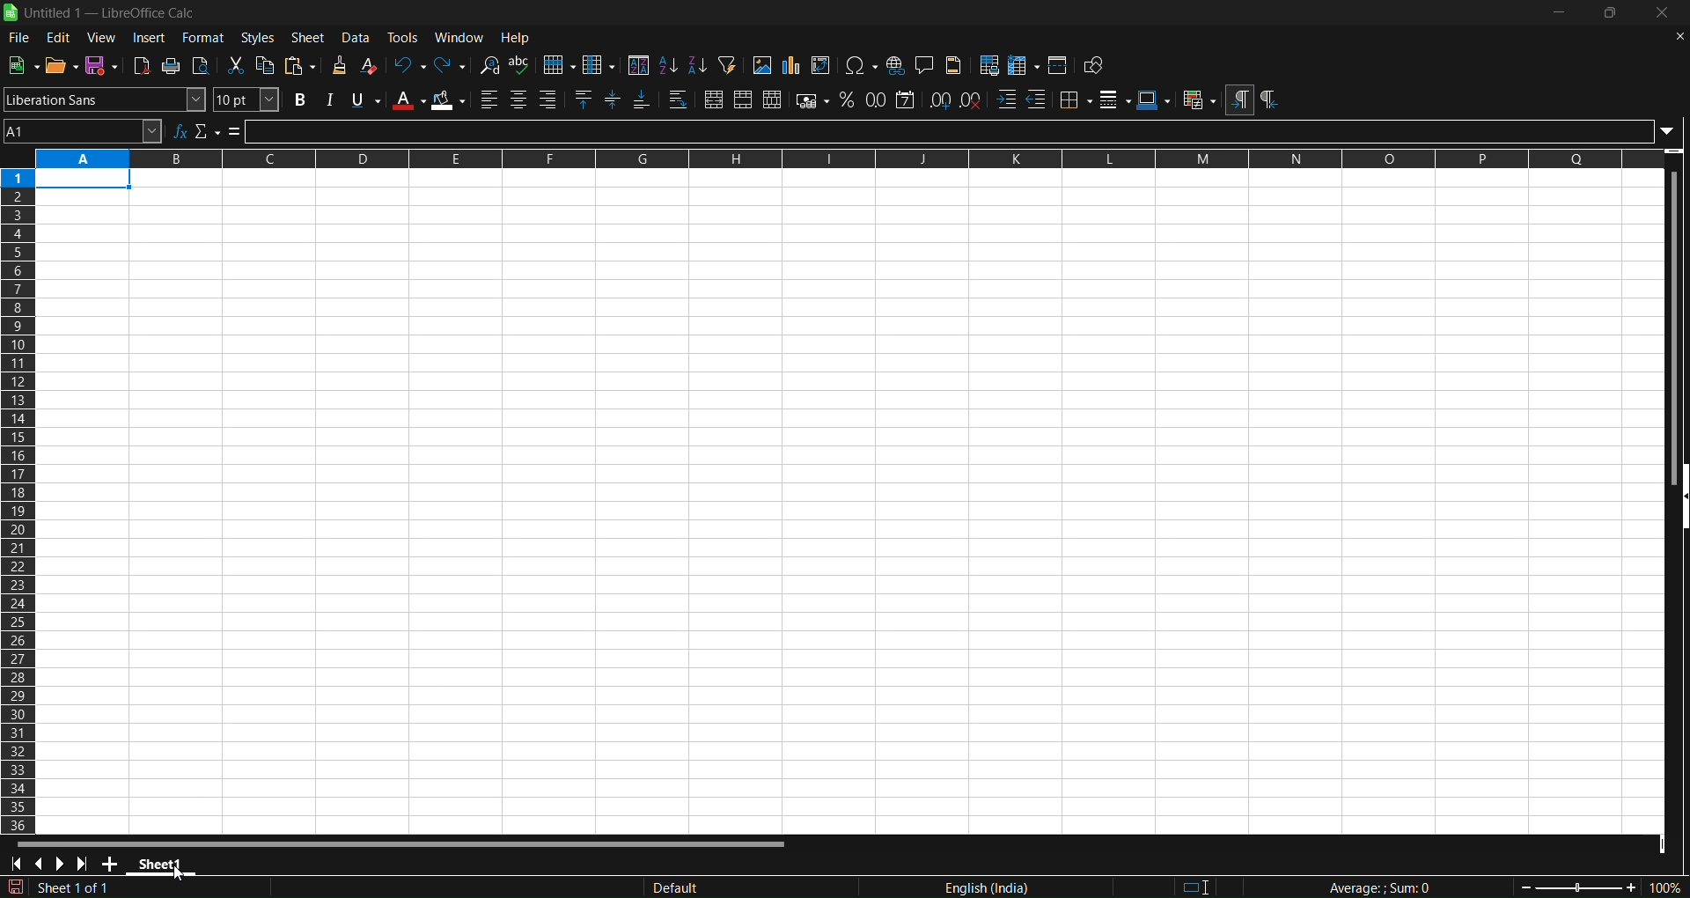 Image resolution: width=1690 pixels, height=898 pixels. What do you see at coordinates (42, 865) in the screenshot?
I see `scroll to previous sheet` at bounding box center [42, 865].